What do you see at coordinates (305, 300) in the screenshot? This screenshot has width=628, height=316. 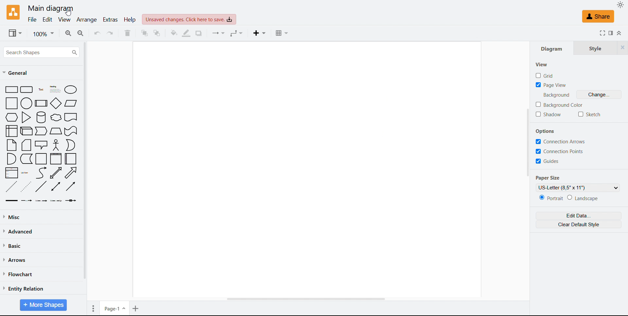 I see `Scroll bar Horizontal  ` at bounding box center [305, 300].